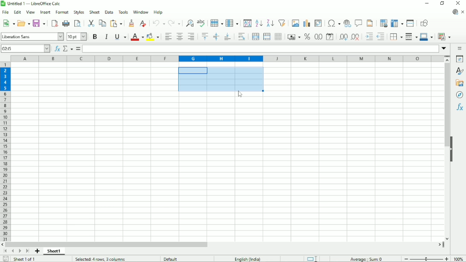 The width and height of the screenshot is (466, 262). What do you see at coordinates (153, 37) in the screenshot?
I see `Background color` at bounding box center [153, 37].